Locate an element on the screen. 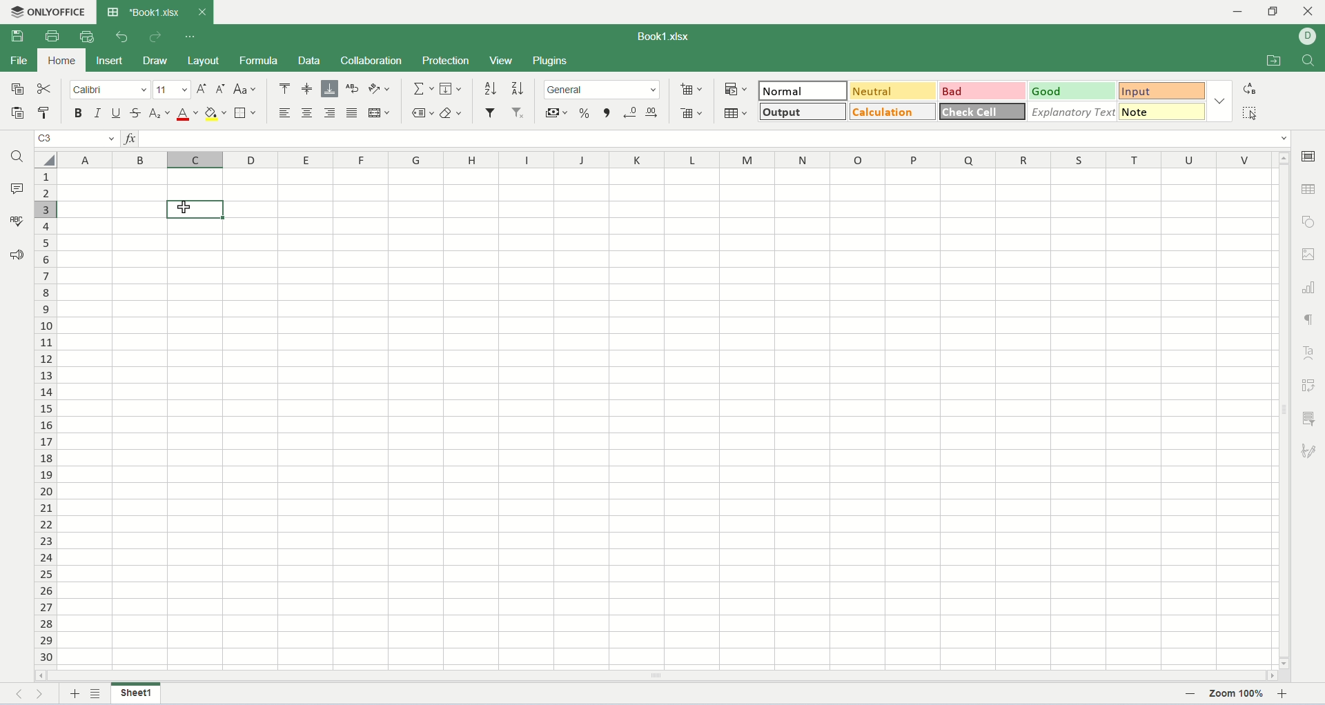  currency style is located at coordinates (560, 112).